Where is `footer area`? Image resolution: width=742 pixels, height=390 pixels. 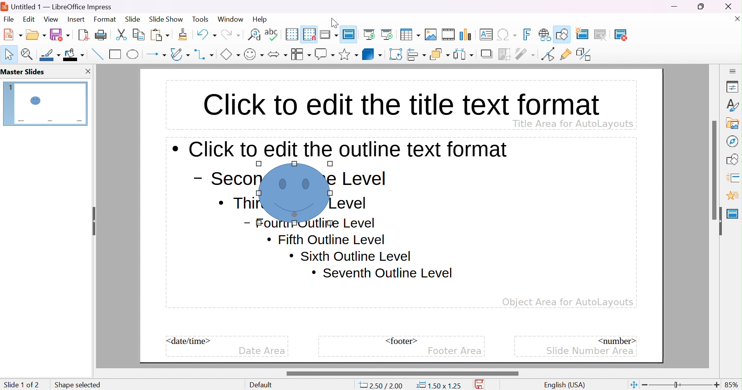 footer area is located at coordinates (455, 351).